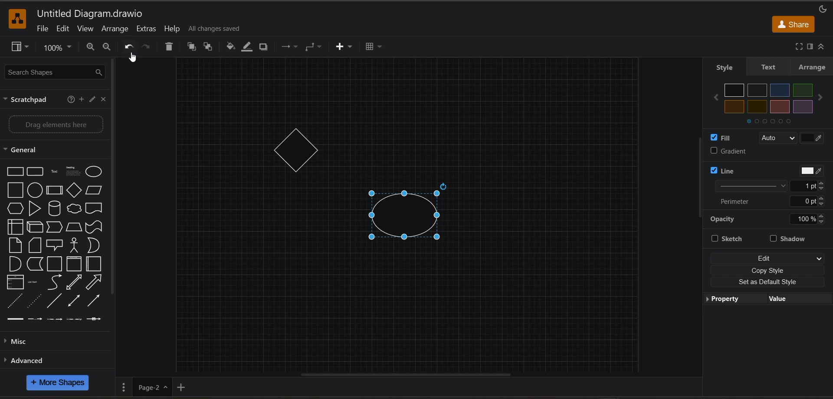 The image size is (833, 399). I want to click on pages, so click(125, 386).